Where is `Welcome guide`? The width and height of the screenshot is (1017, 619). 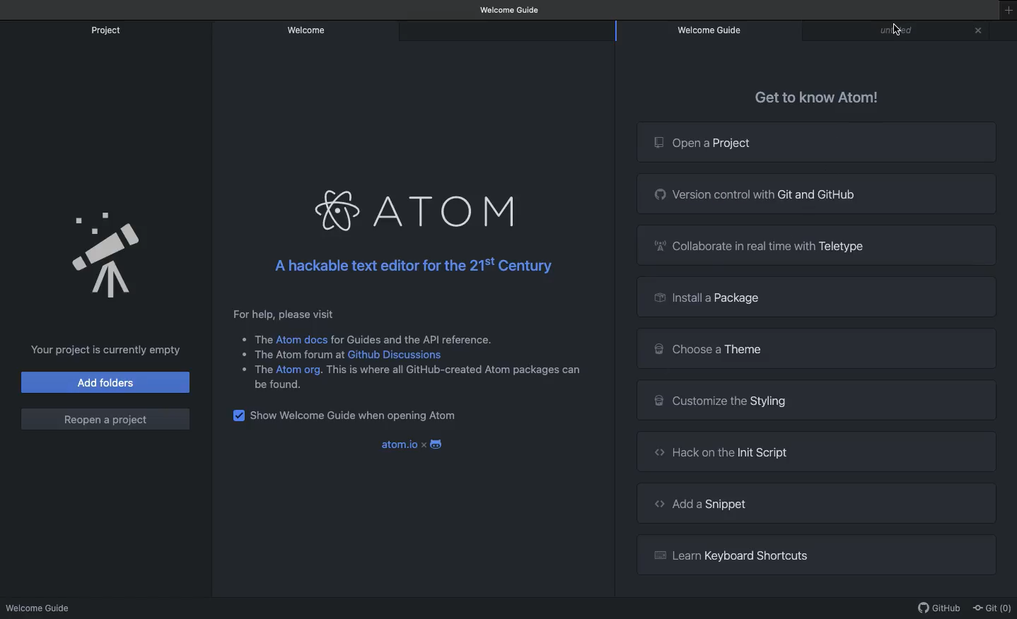 Welcome guide is located at coordinates (714, 30).